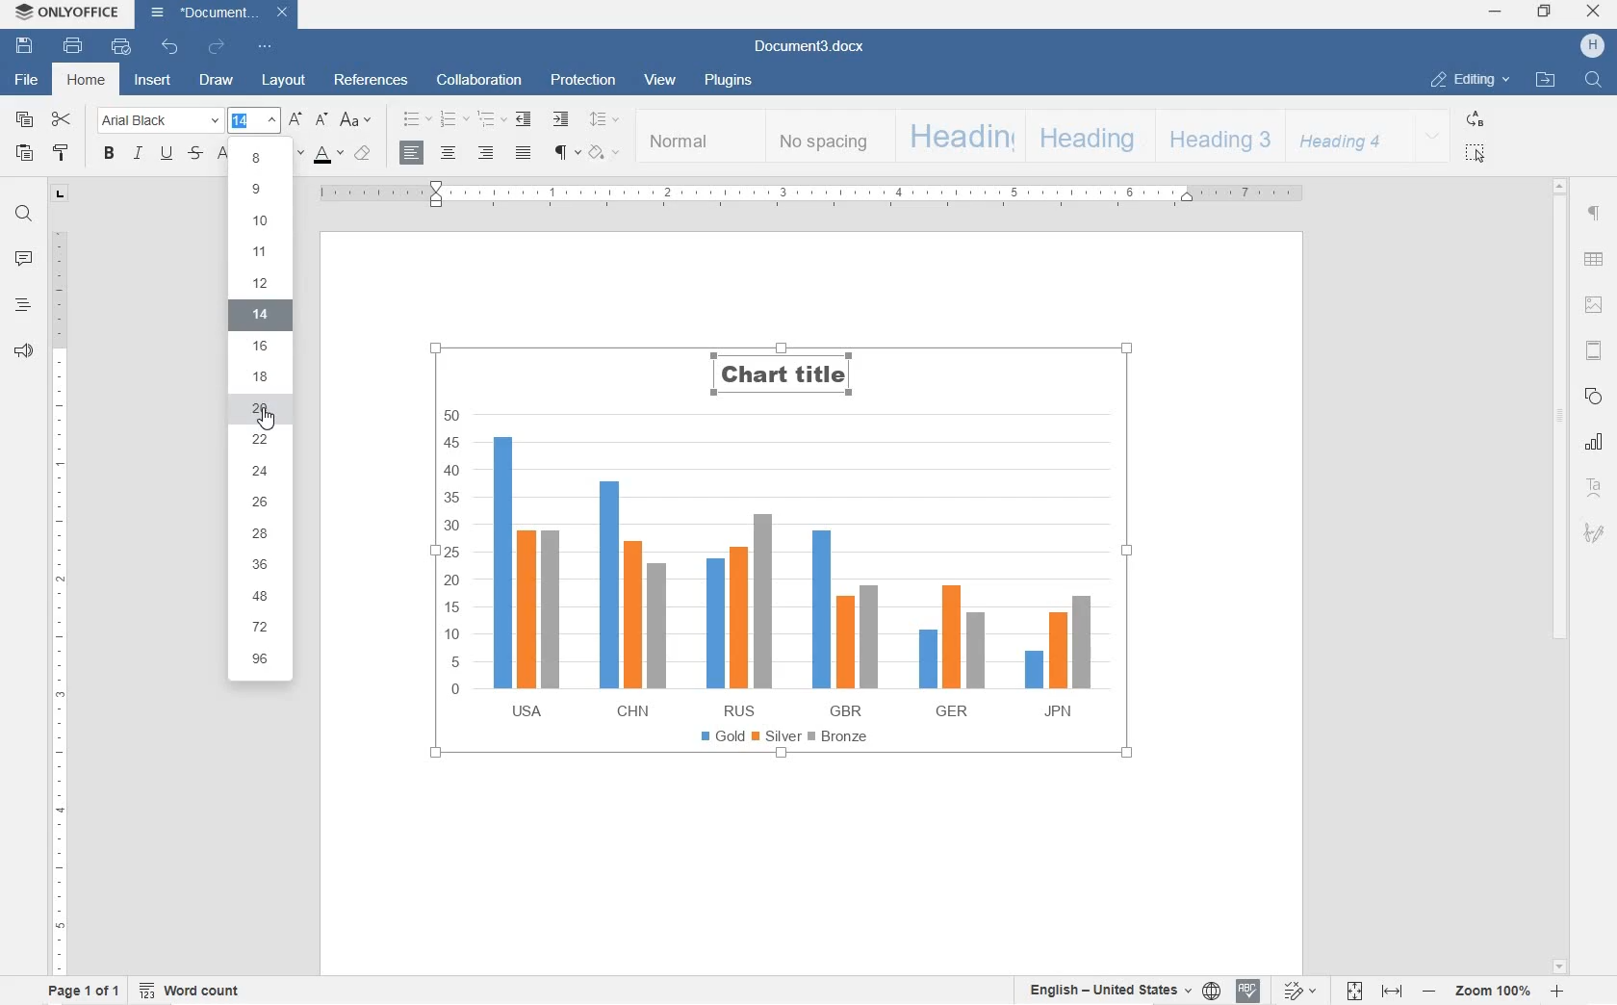  I want to click on VIEW, so click(662, 82).